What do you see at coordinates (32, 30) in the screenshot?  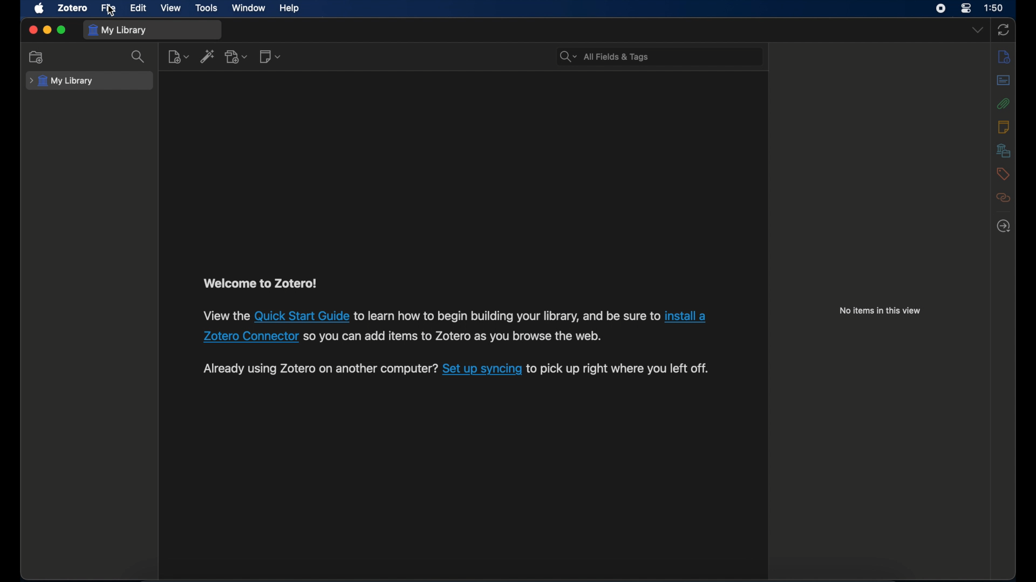 I see `close` at bounding box center [32, 30].